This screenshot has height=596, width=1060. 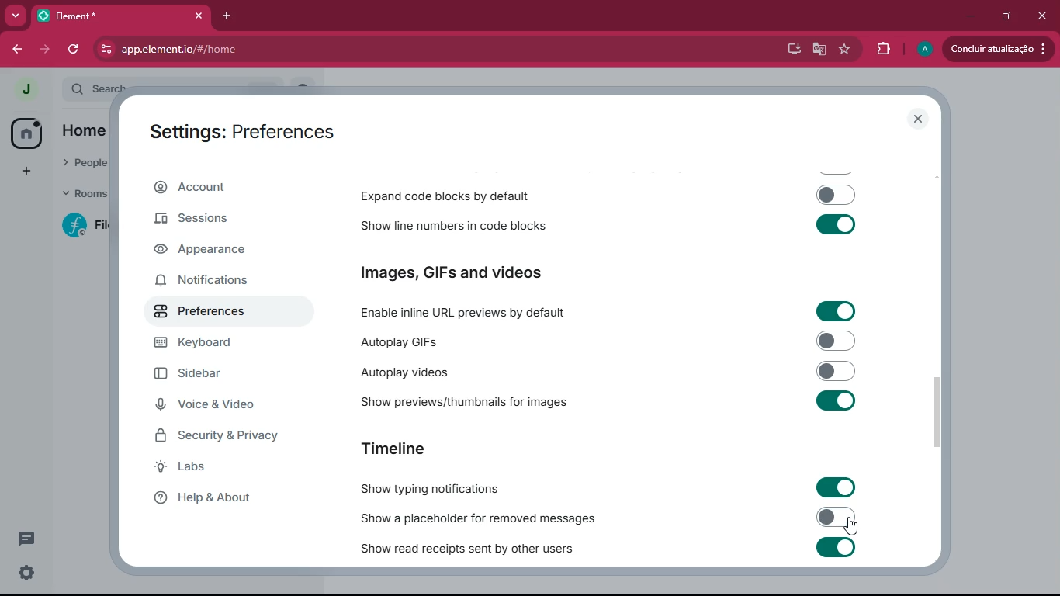 I want to click on show previews/thumbnails for images, so click(x=466, y=401).